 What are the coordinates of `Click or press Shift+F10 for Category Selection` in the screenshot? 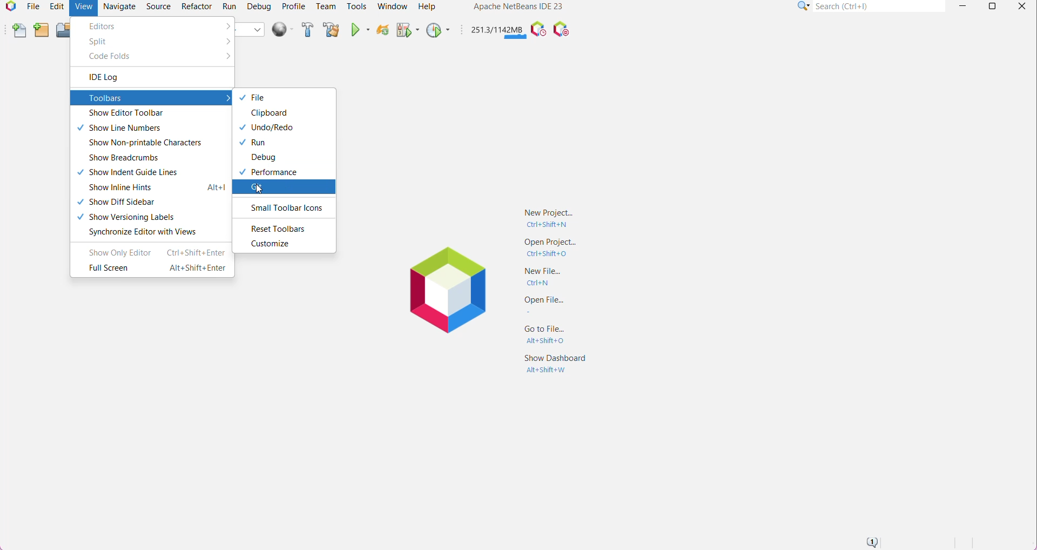 It's located at (804, 6).